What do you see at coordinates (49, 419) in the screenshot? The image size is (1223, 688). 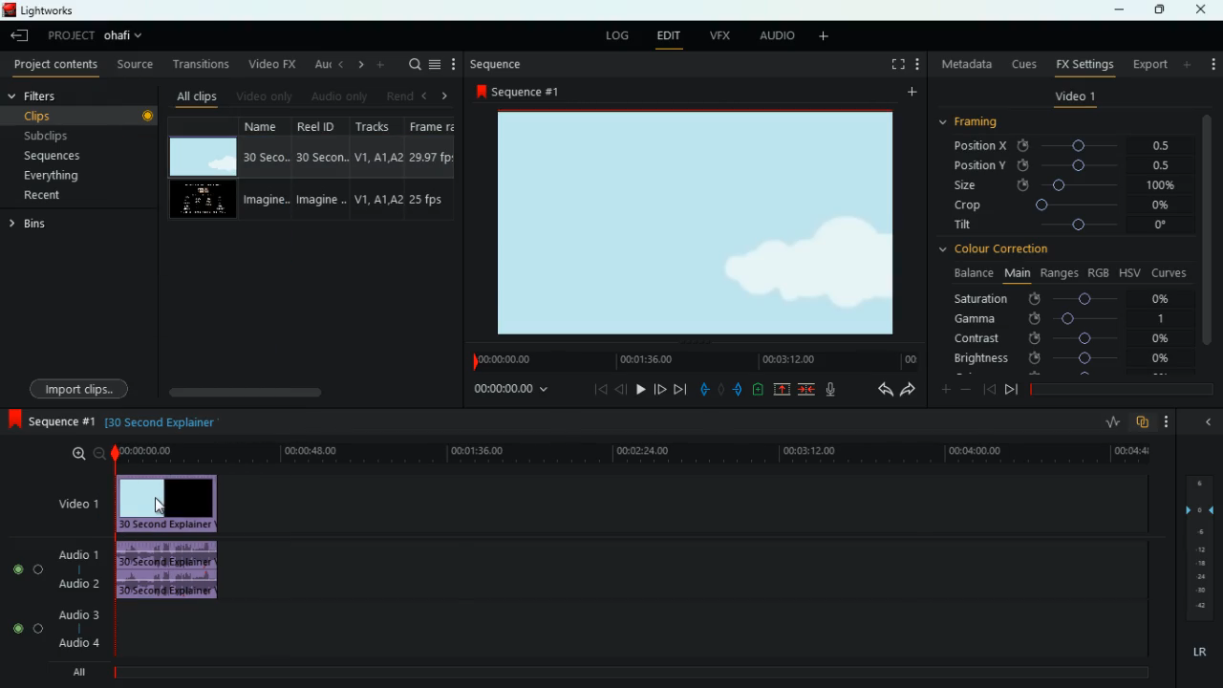 I see `sequence` at bounding box center [49, 419].